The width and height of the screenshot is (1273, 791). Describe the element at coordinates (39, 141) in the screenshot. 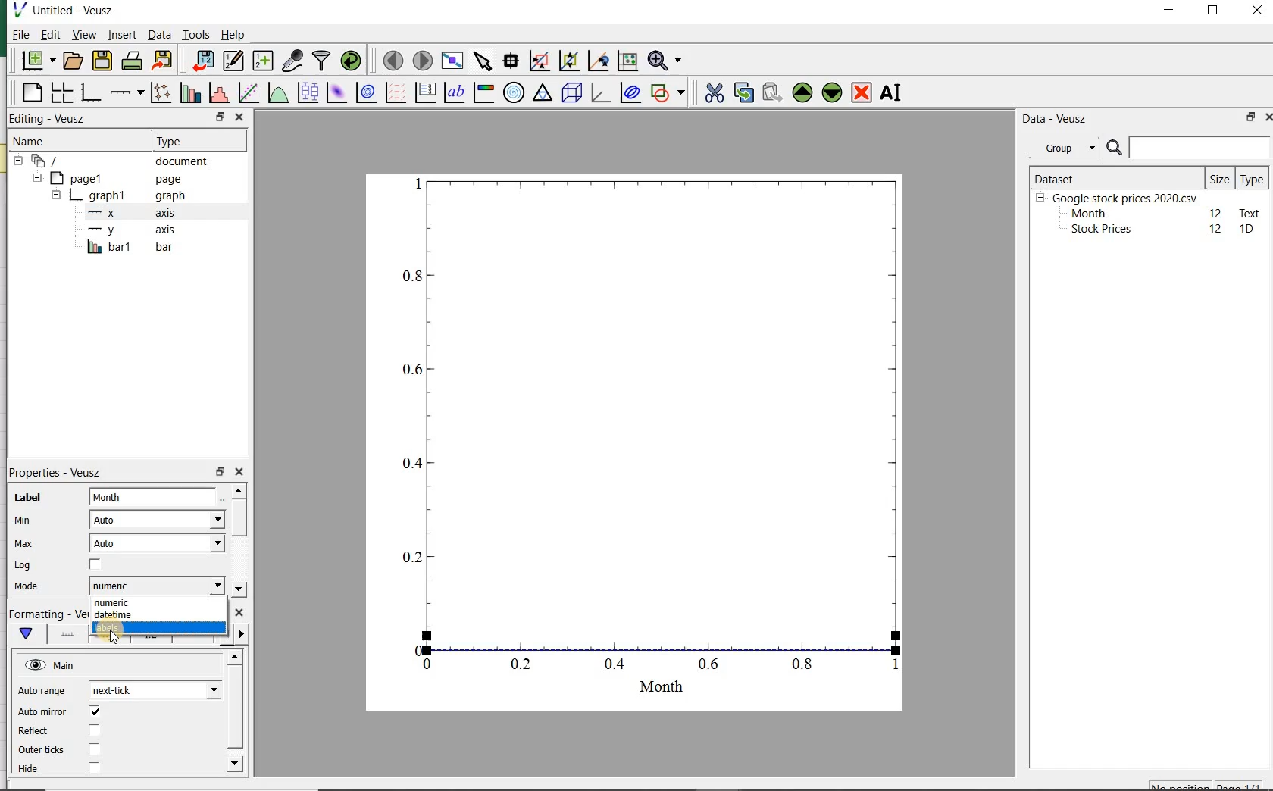

I see `Name` at that location.